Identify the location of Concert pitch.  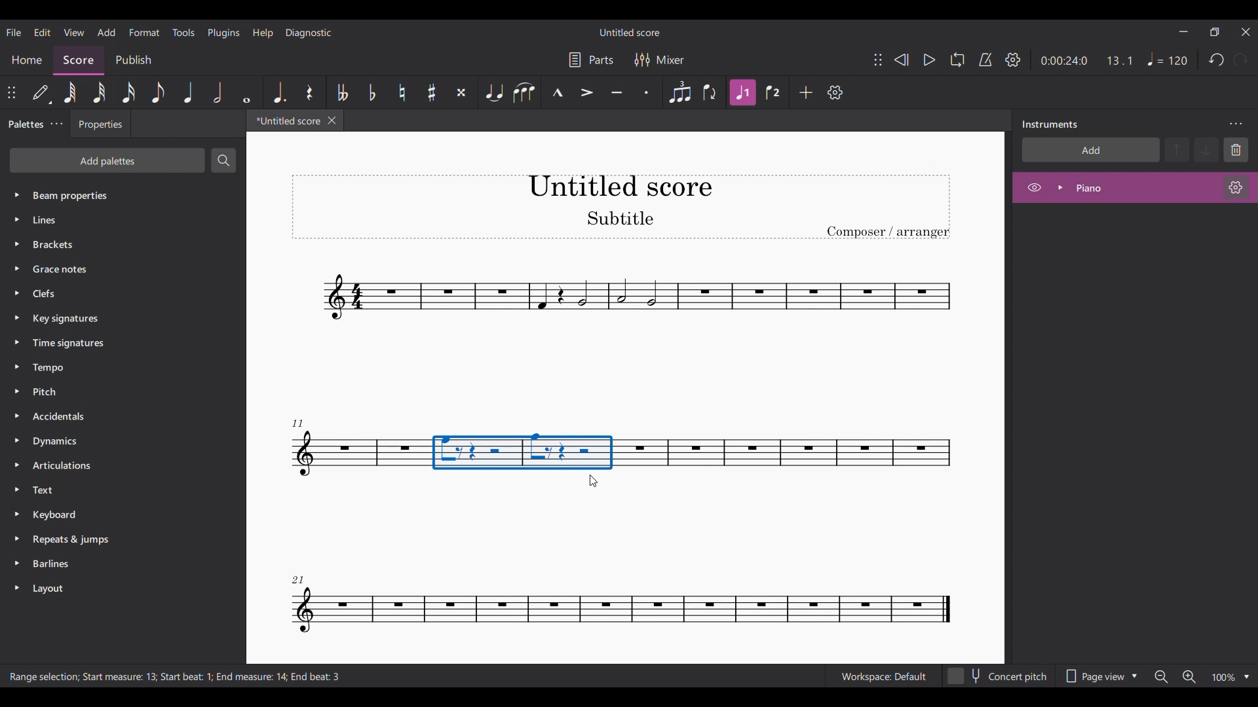
(998, 674).